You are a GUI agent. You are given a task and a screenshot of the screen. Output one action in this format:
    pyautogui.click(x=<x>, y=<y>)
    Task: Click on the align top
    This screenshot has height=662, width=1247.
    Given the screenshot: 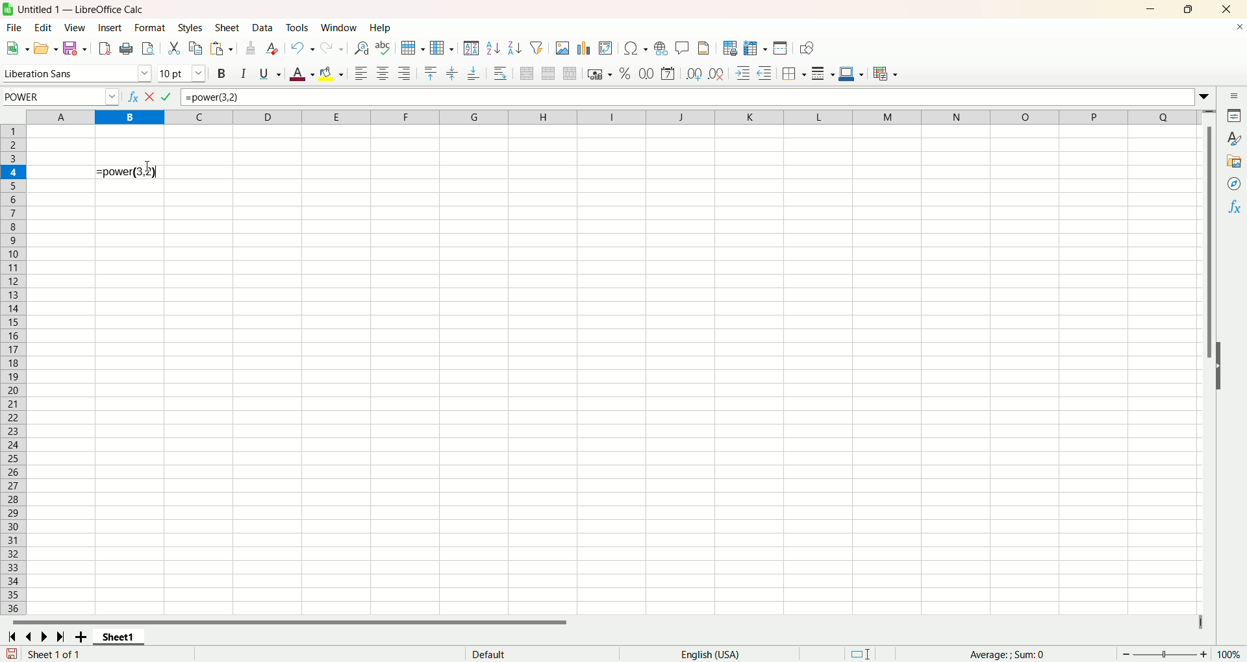 What is the action you would take?
    pyautogui.click(x=430, y=72)
    